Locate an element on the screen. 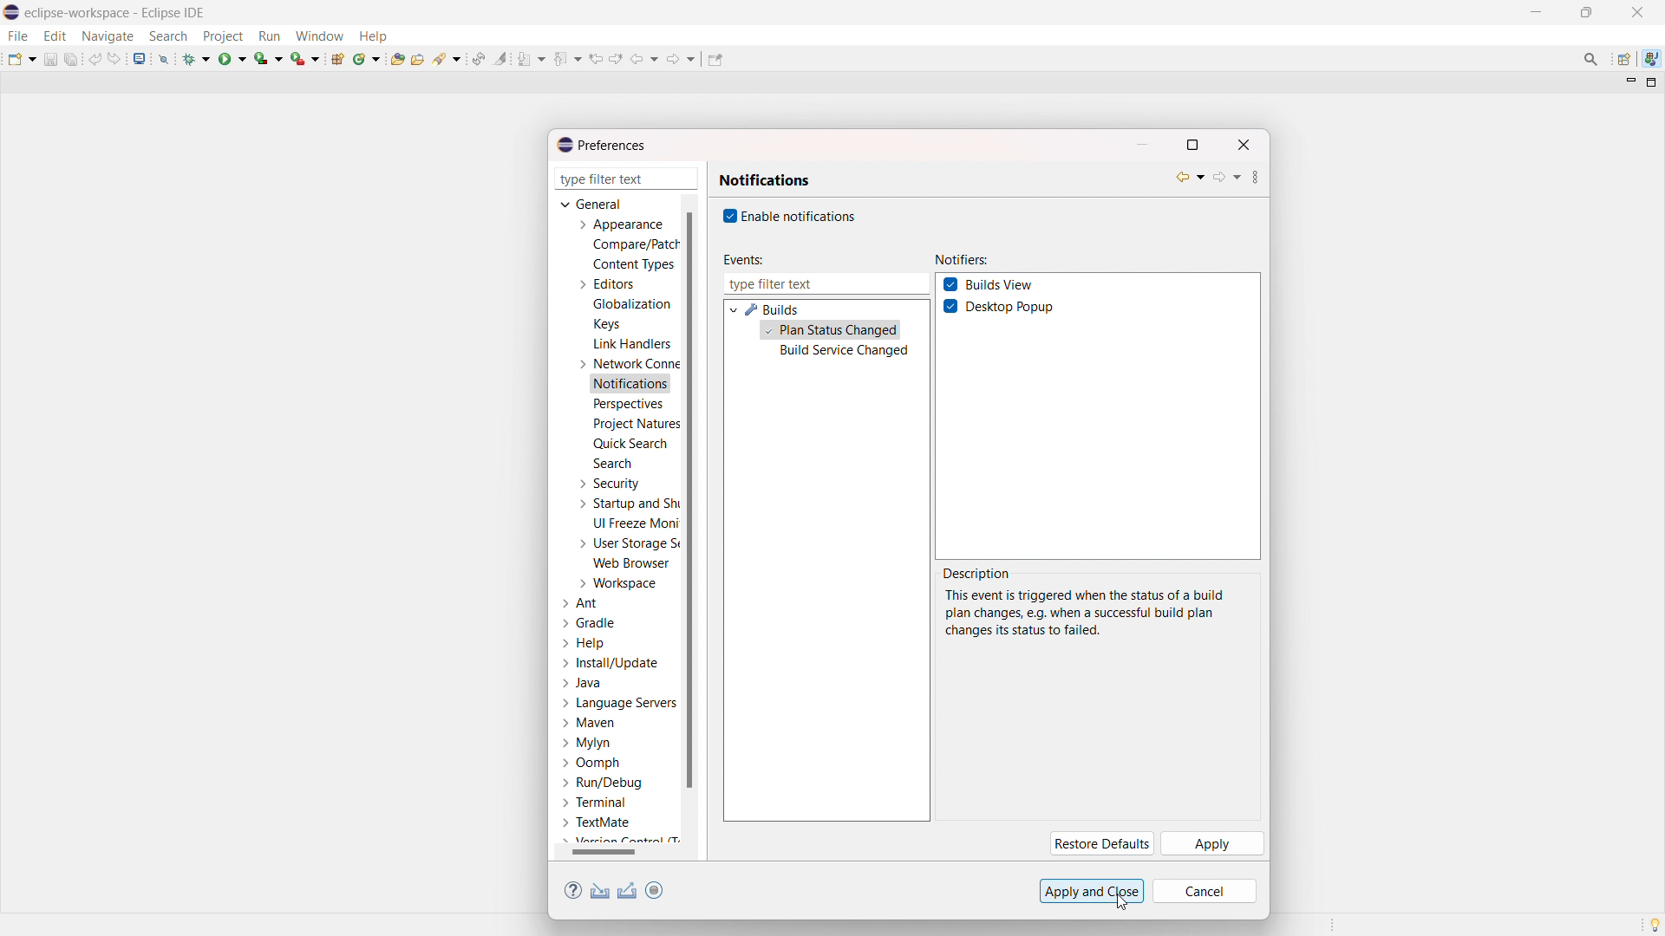  search is located at coordinates (168, 36).